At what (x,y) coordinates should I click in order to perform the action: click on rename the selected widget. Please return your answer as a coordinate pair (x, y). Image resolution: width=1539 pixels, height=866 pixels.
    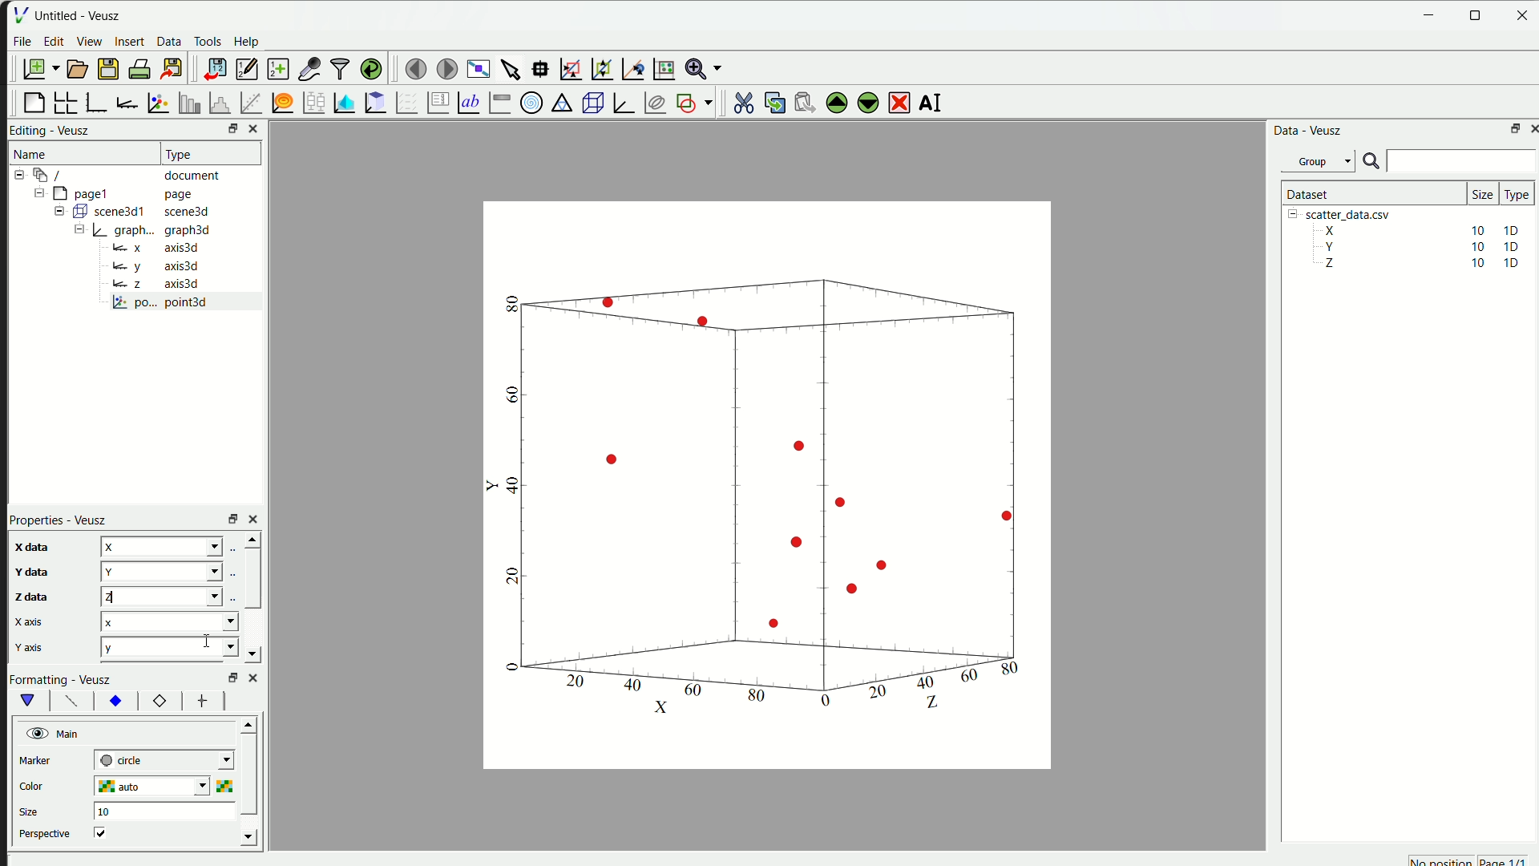
    Looking at the image, I should click on (930, 102).